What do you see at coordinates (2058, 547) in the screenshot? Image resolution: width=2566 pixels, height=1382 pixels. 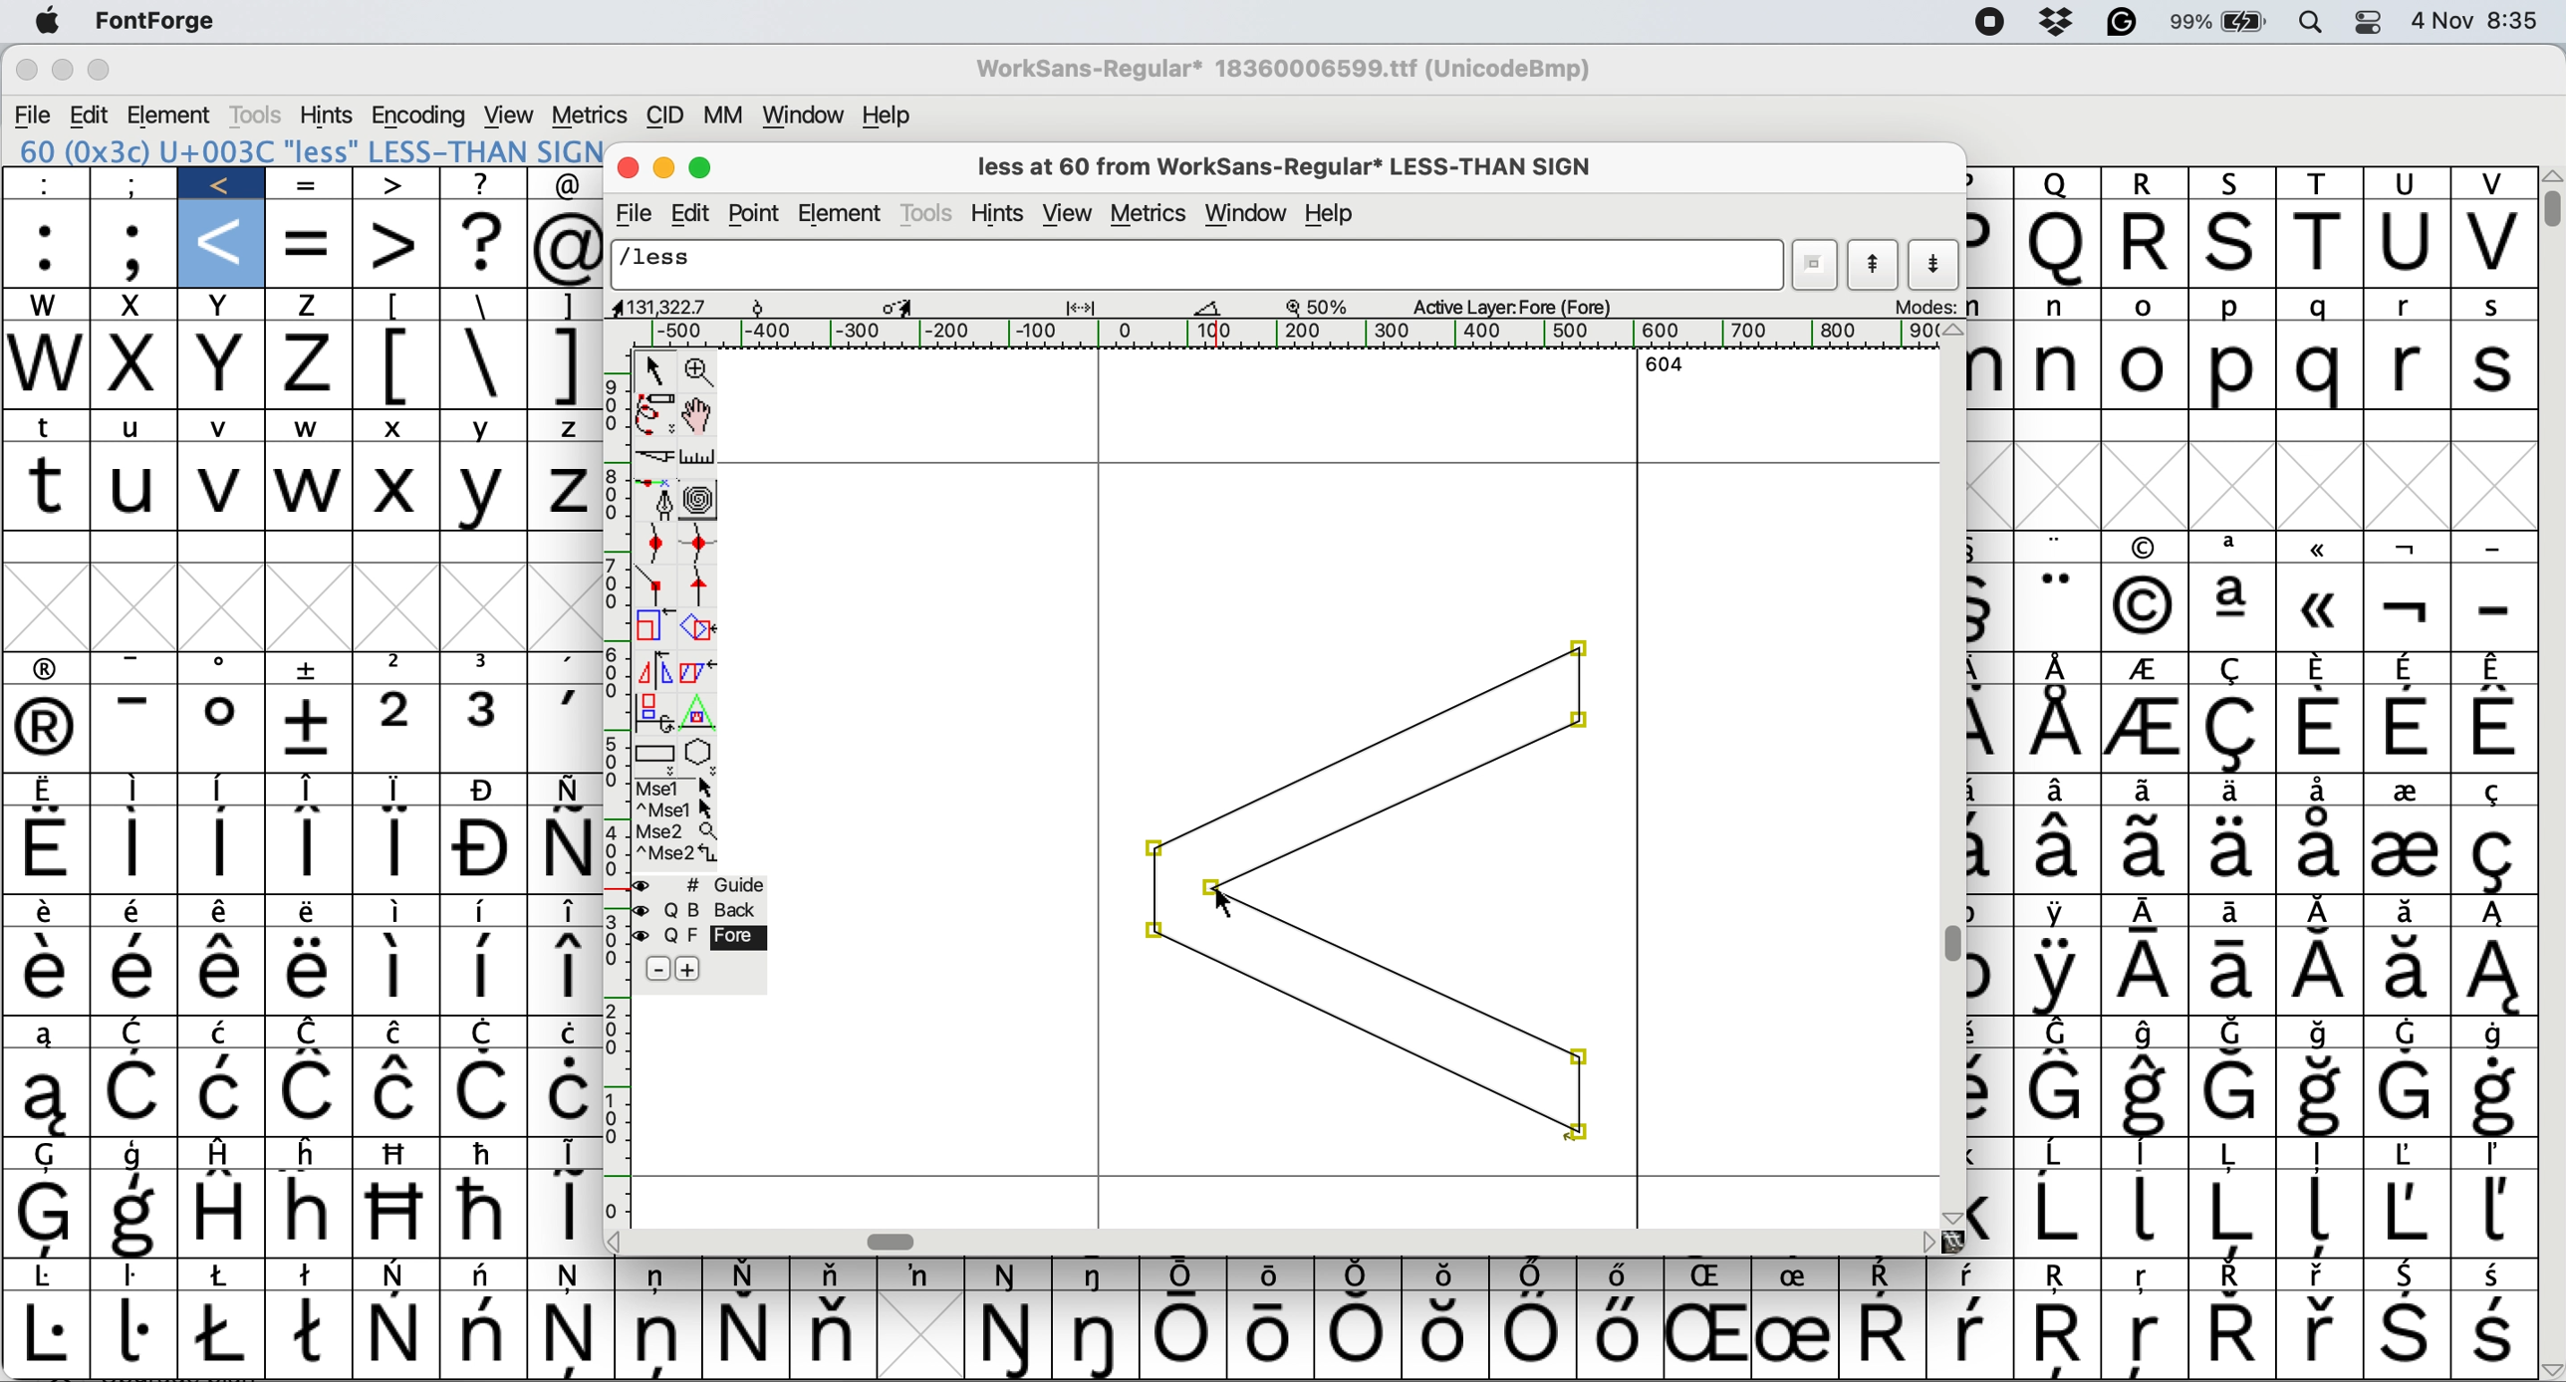 I see `Symbol` at bounding box center [2058, 547].